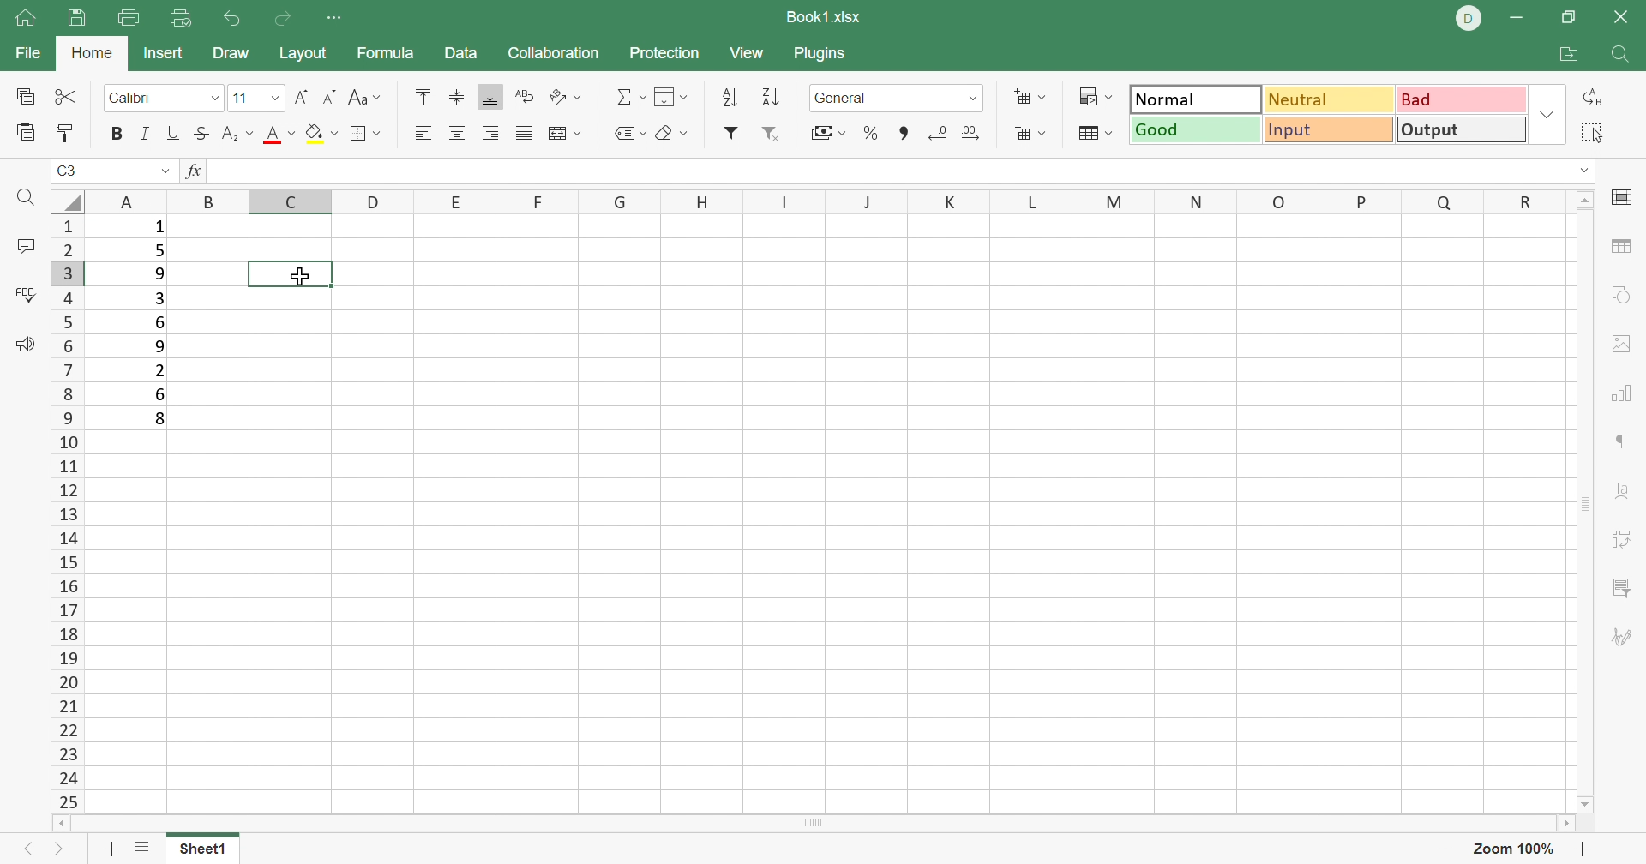 The height and width of the screenshot is (864, 1646). Describe the element at coordinates (302, 277) in the screenshot. I see `Cursor` at that location.